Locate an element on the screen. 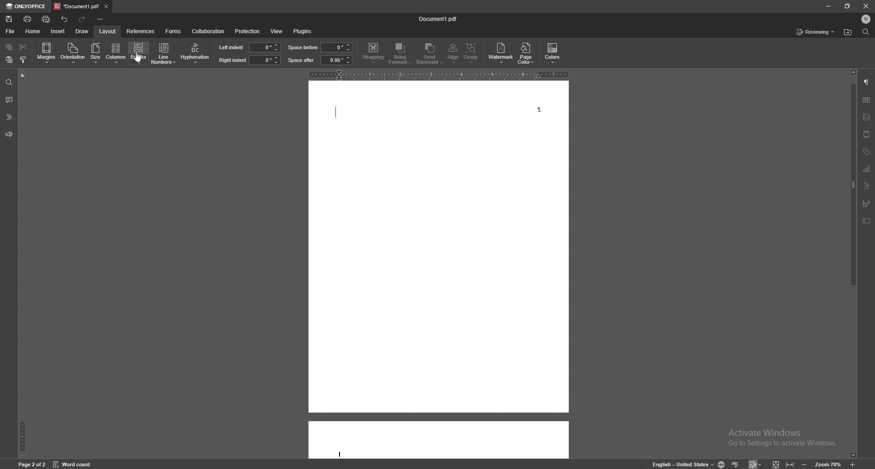  copy style is located at coordinates (23, 60).